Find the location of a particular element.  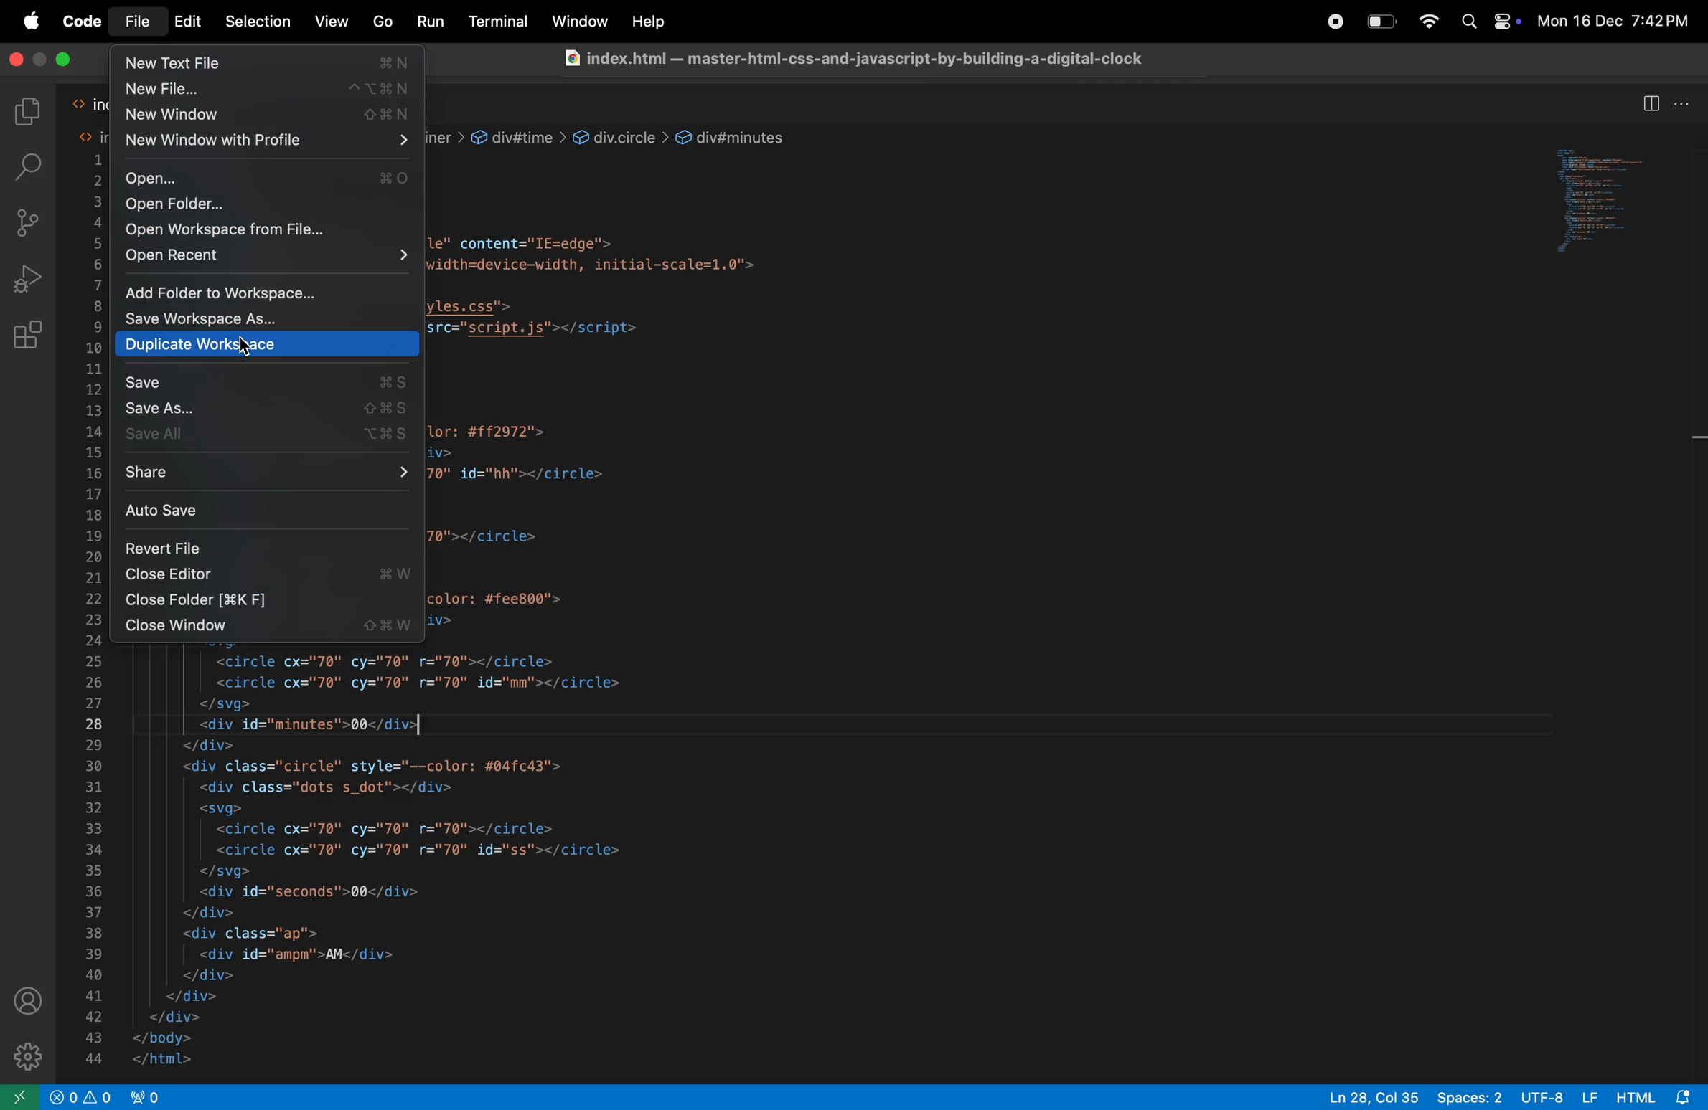

Go is located at coordinates (385, 24).